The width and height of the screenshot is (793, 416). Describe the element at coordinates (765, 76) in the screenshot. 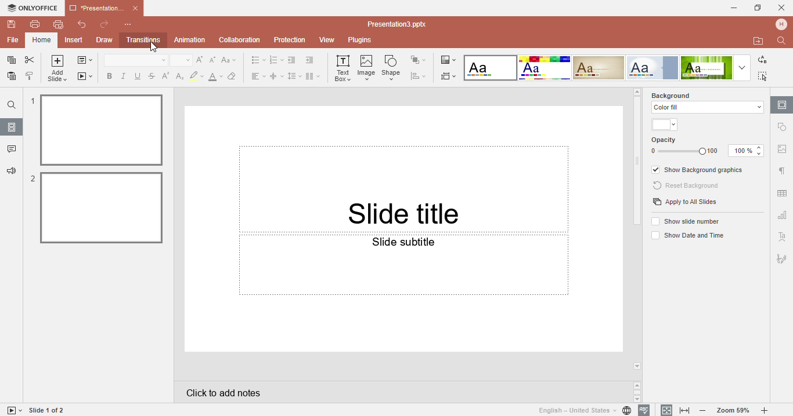

I see `Select all` at that location.